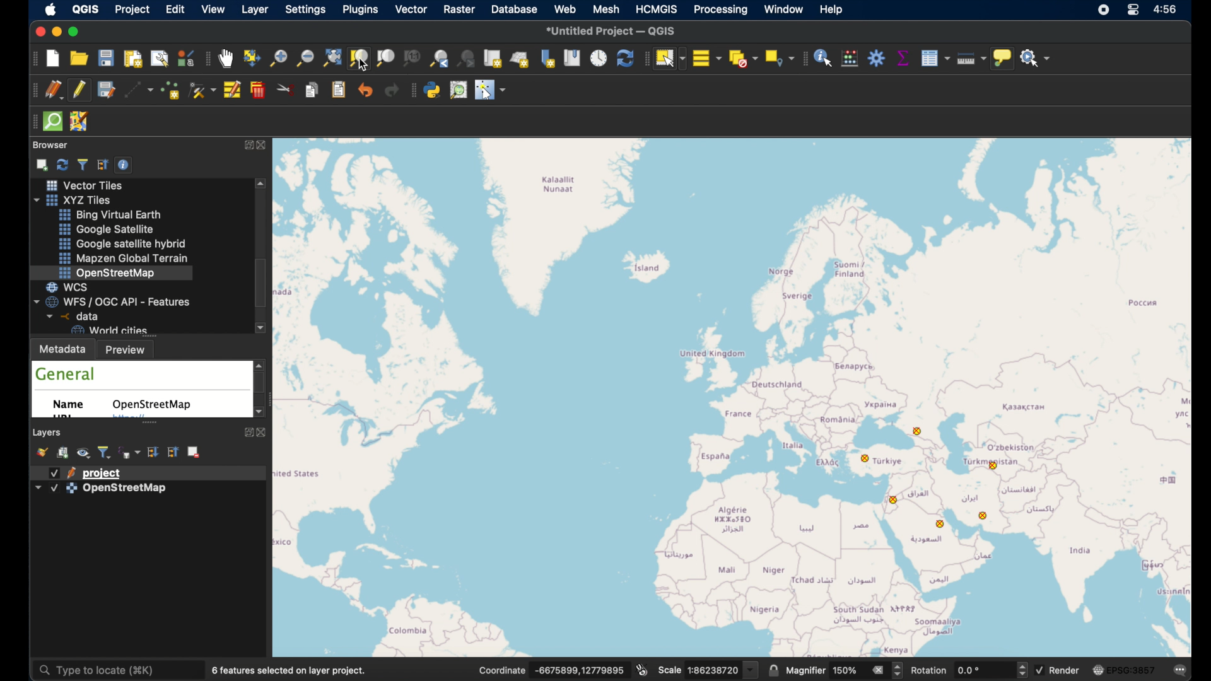 This screenshot has width=1211, height=681. Describe the element at coordinates (876, 58) in the screenshot. I see `toolbox` at that location.